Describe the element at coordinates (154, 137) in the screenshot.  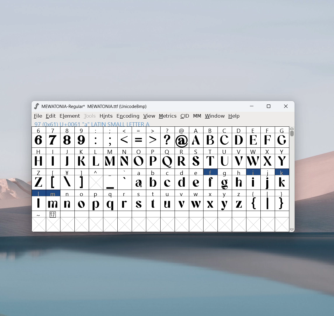
I see `>` at that location.